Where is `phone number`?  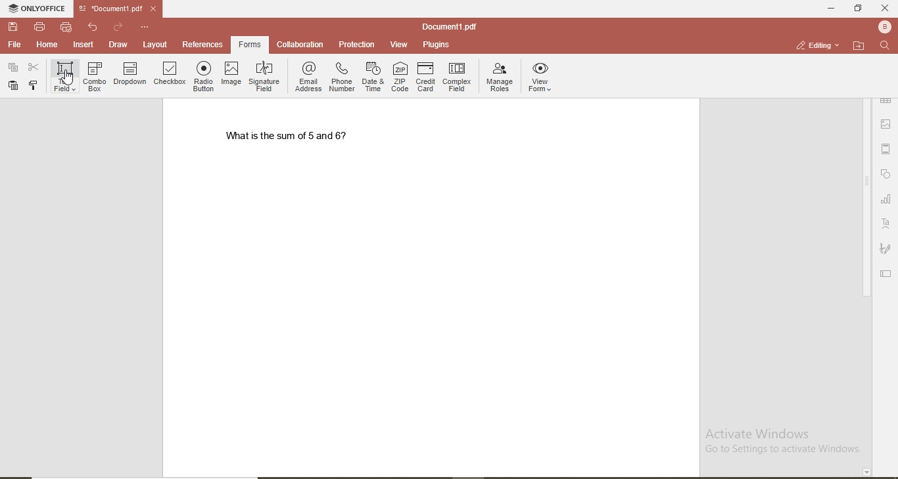
phone number is located at coordinates (341, 77).